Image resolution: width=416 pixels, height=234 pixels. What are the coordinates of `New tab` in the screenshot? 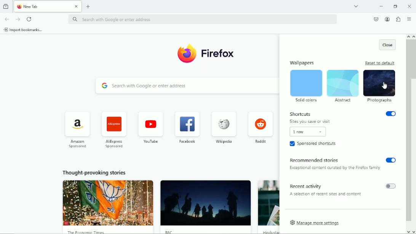 It's located at (89, 6).